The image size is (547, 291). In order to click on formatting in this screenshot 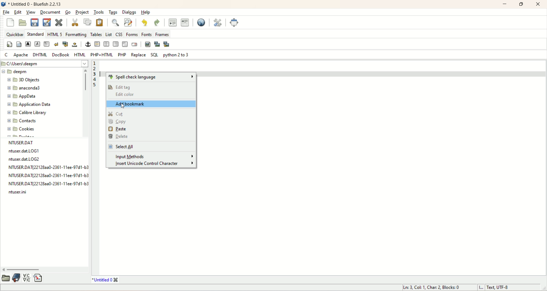, I will do `click(77, 34)`.